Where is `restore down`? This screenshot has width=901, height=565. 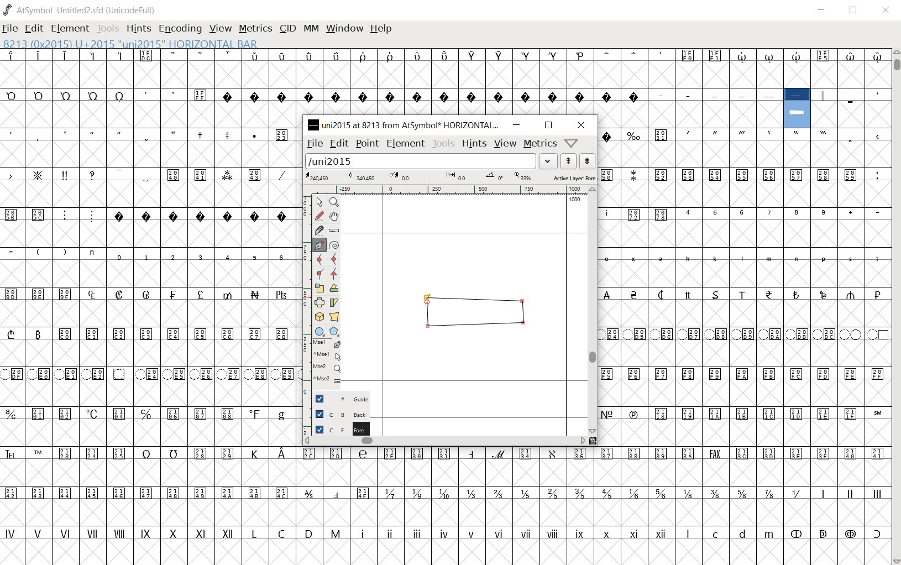
restore down is located at coordinates (548, 125).